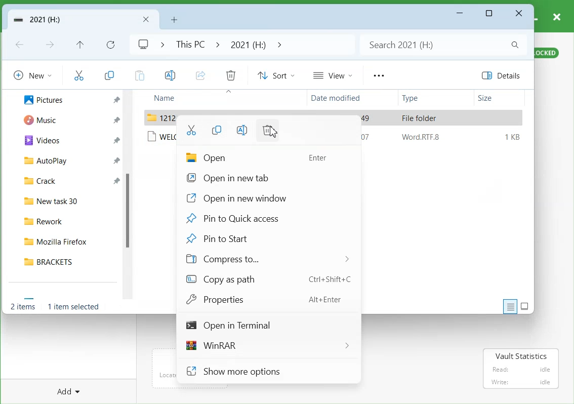  What do you see at coordinates (24, 306) in the screenshot?
I see `Text` at bounding box center [24, 306].